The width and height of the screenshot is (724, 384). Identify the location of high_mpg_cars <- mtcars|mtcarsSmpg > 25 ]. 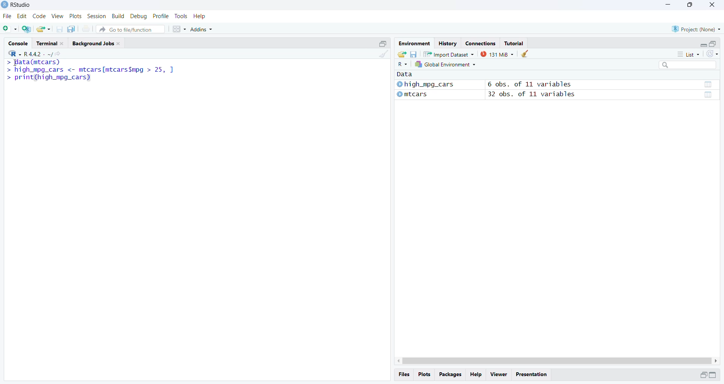
(92, 71).